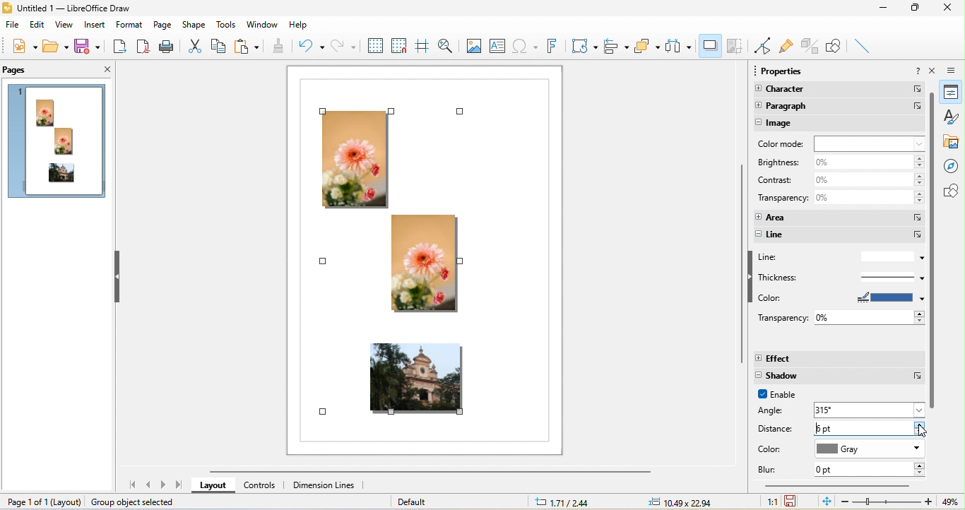 The width and height of the screenshot is (965, 510). What do you see at coordinates (279, 46) in the screenshot?
I see `clone formatting` at bounding box center [279, 46].